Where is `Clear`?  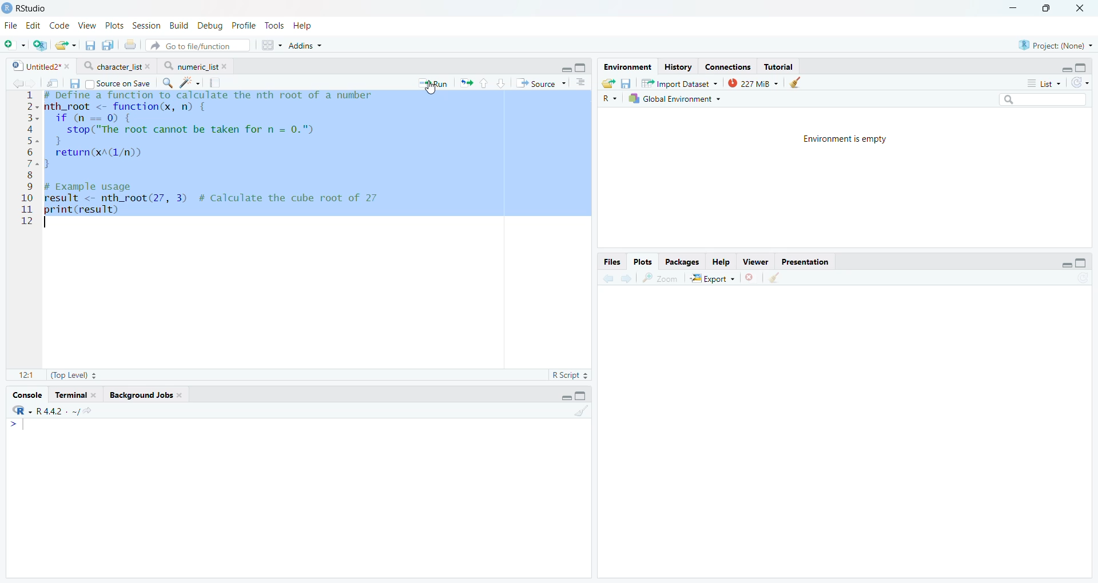 Clear is located at coordinates (581, 411).